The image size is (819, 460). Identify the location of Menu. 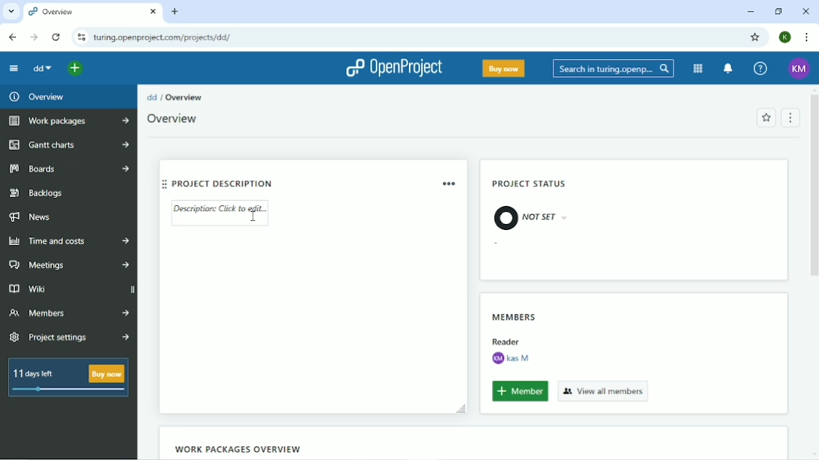
(791, 117).